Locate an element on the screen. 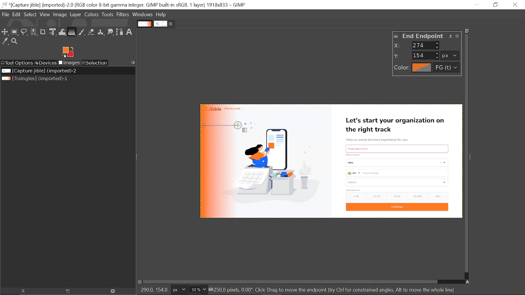 The height and width of the screenshot is (295, 525). Zoom options is located at coordinates (204, 290).